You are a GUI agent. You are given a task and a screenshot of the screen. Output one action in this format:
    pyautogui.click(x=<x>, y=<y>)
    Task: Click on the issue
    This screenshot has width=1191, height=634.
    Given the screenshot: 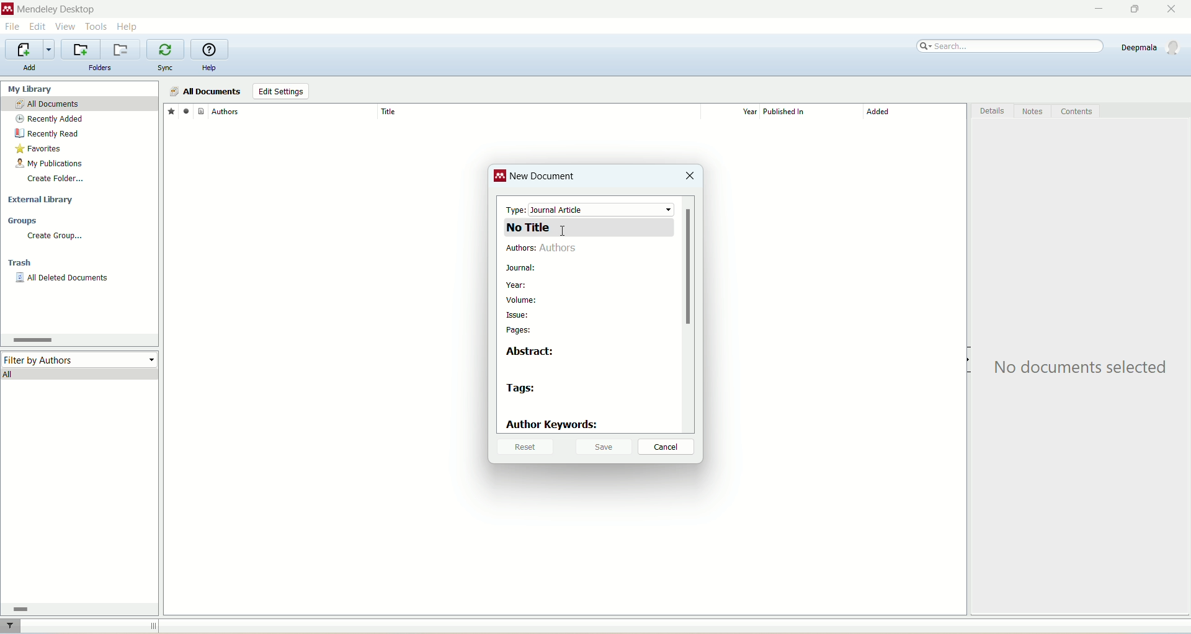 What is the action you would take?
    pyautogui.click(x=518, y=316)
    